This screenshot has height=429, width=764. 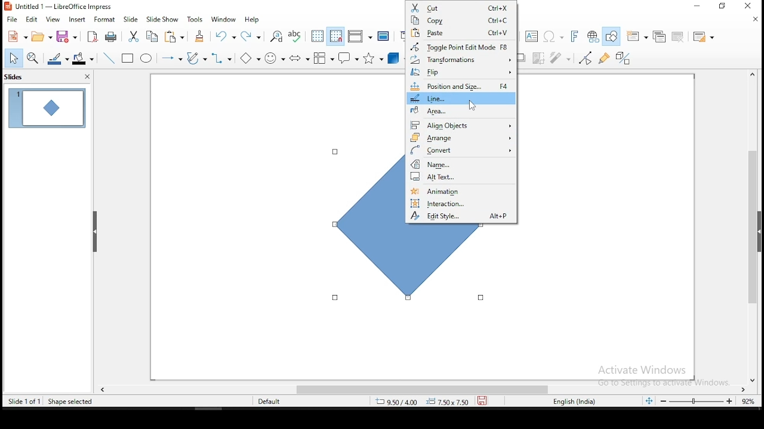 What do you see at coordinates (698, 7) in the screenshot?
I see `minimize` at bounding box center [698, 7].